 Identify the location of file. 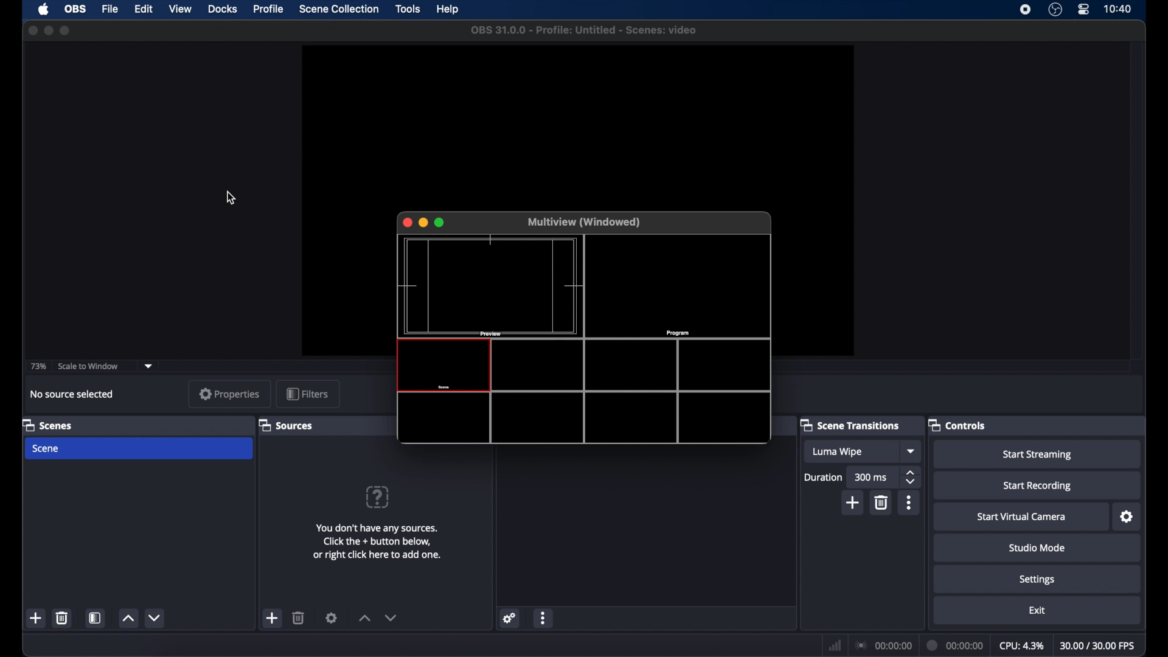
(109, 9).